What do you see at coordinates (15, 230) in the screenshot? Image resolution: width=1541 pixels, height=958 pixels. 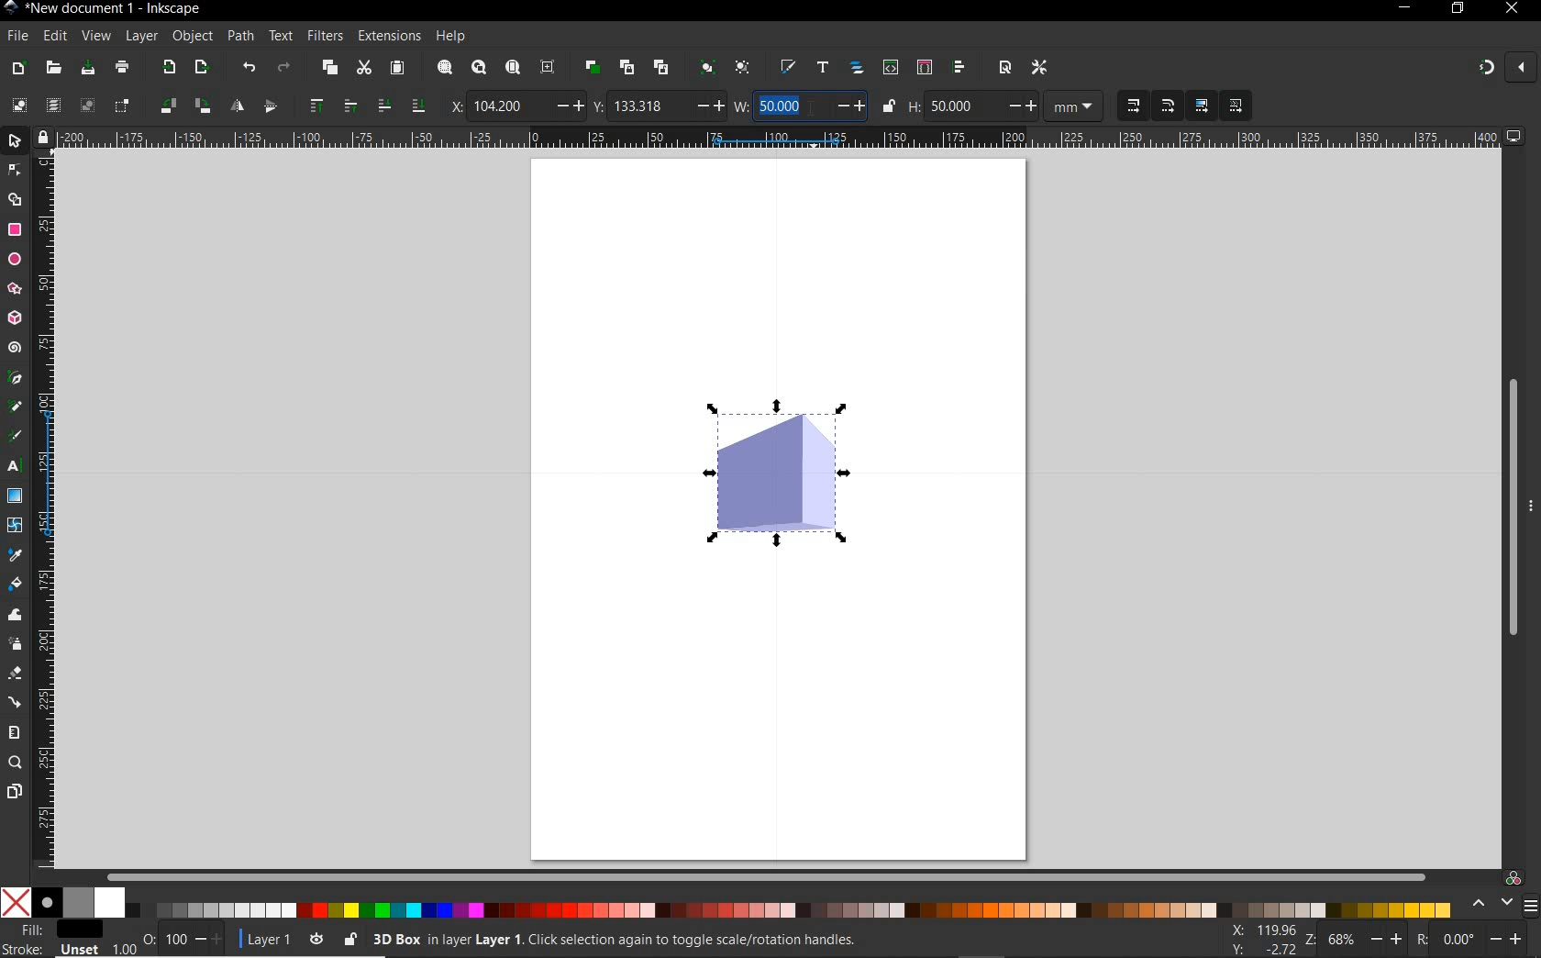 I see `rectangle tool` at bounding box center [15, 230].